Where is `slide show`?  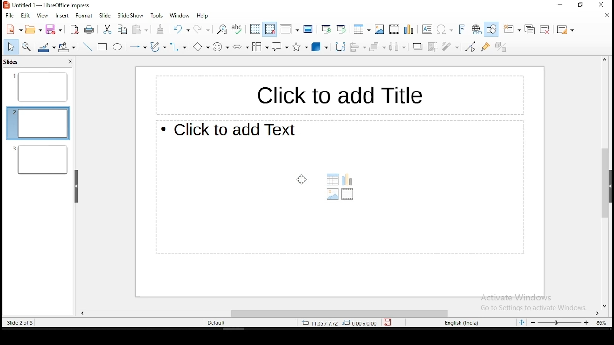
slide show is located at coordinates (130, 16).